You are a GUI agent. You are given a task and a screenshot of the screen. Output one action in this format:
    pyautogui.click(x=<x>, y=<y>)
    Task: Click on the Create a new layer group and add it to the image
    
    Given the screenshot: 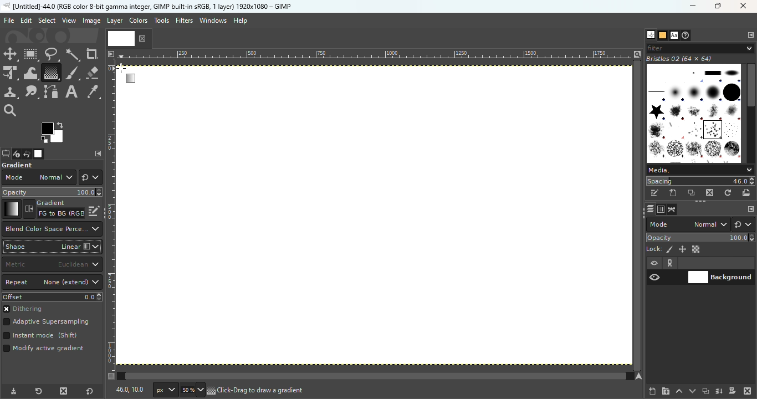 What is the action you would take?
    pyautogui.click(x=666, y=391)
    